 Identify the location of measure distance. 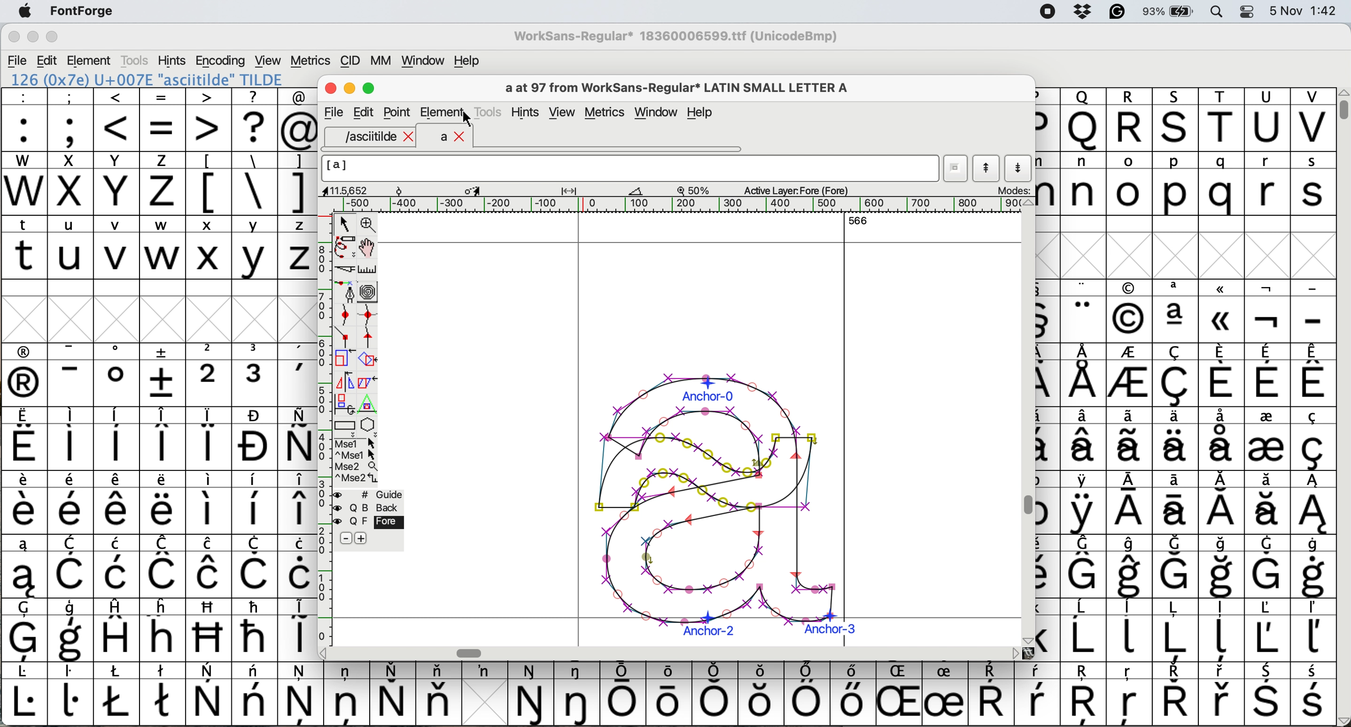
(369, 270).